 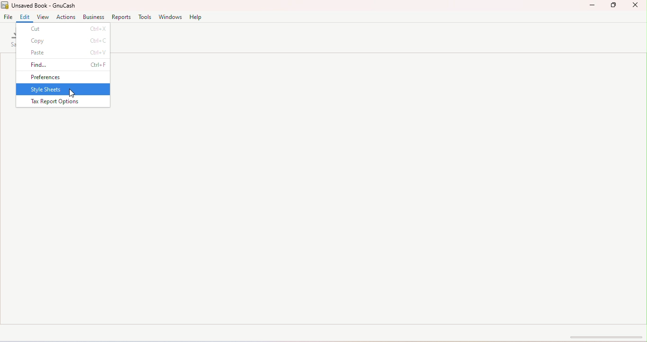 What do you see at coordinates (64, 90) in the screenshot?
I see `Style sheets` at bounding box center [64, 90].